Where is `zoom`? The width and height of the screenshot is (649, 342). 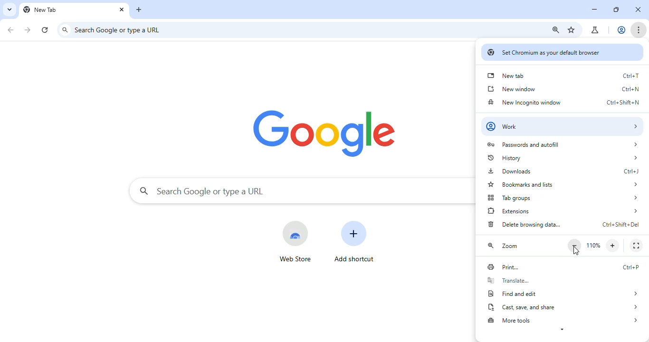
zoom is located at coordinates (555, 30).